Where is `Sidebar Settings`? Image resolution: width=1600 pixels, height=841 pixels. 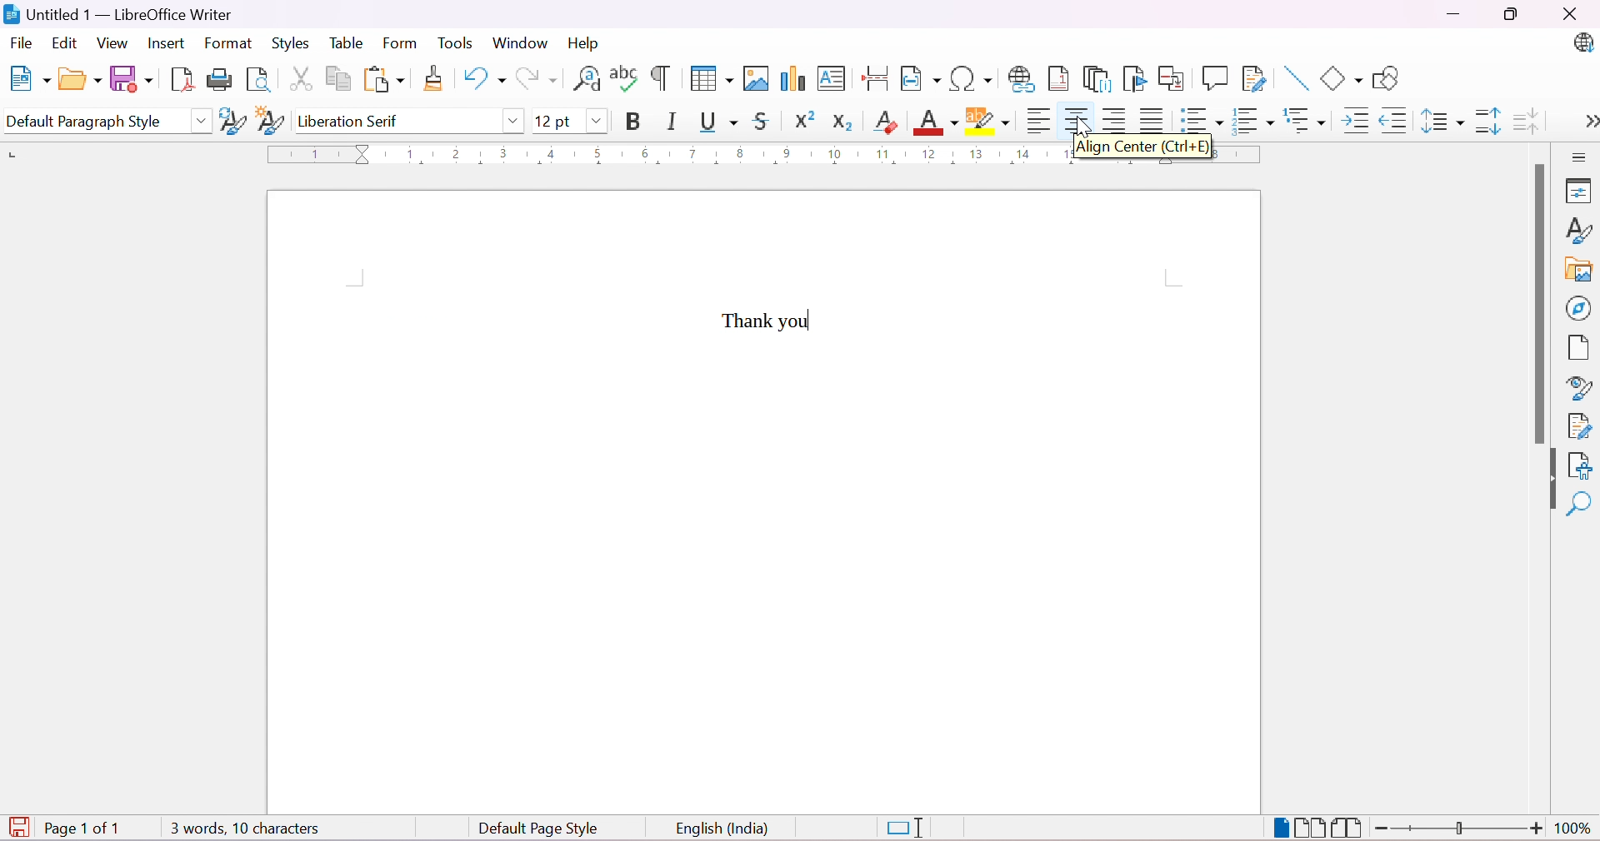 Sidebar Settings is located at coordinates (1583, 157).